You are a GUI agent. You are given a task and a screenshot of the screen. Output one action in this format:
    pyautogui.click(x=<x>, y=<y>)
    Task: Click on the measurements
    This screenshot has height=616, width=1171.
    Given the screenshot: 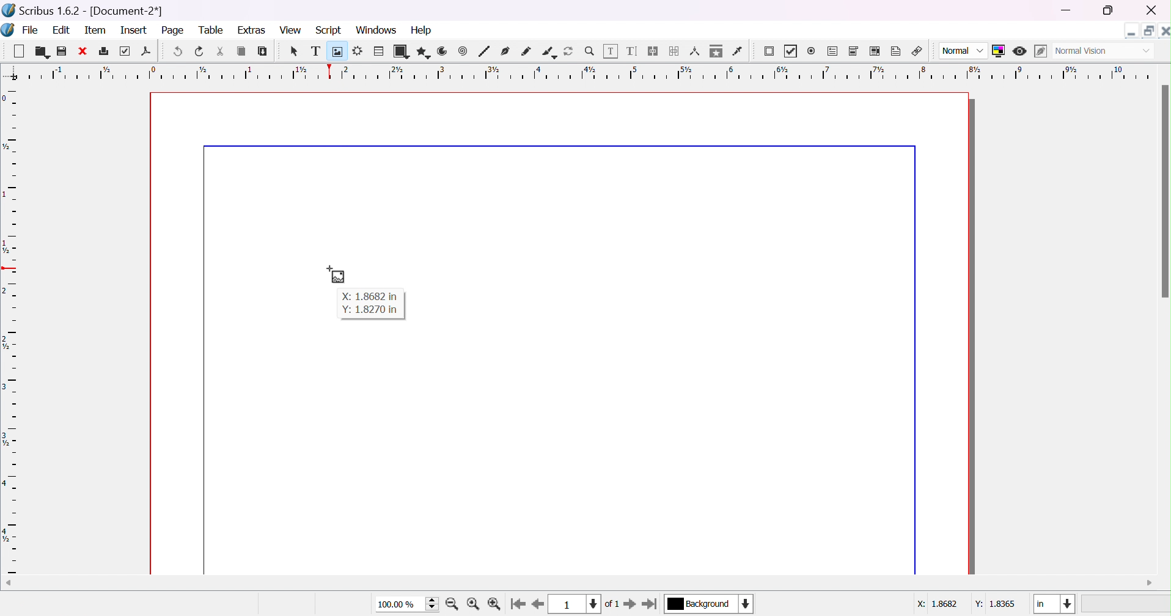 What is the action you would take?
    pyautogui.click(x=695, y=51)
    